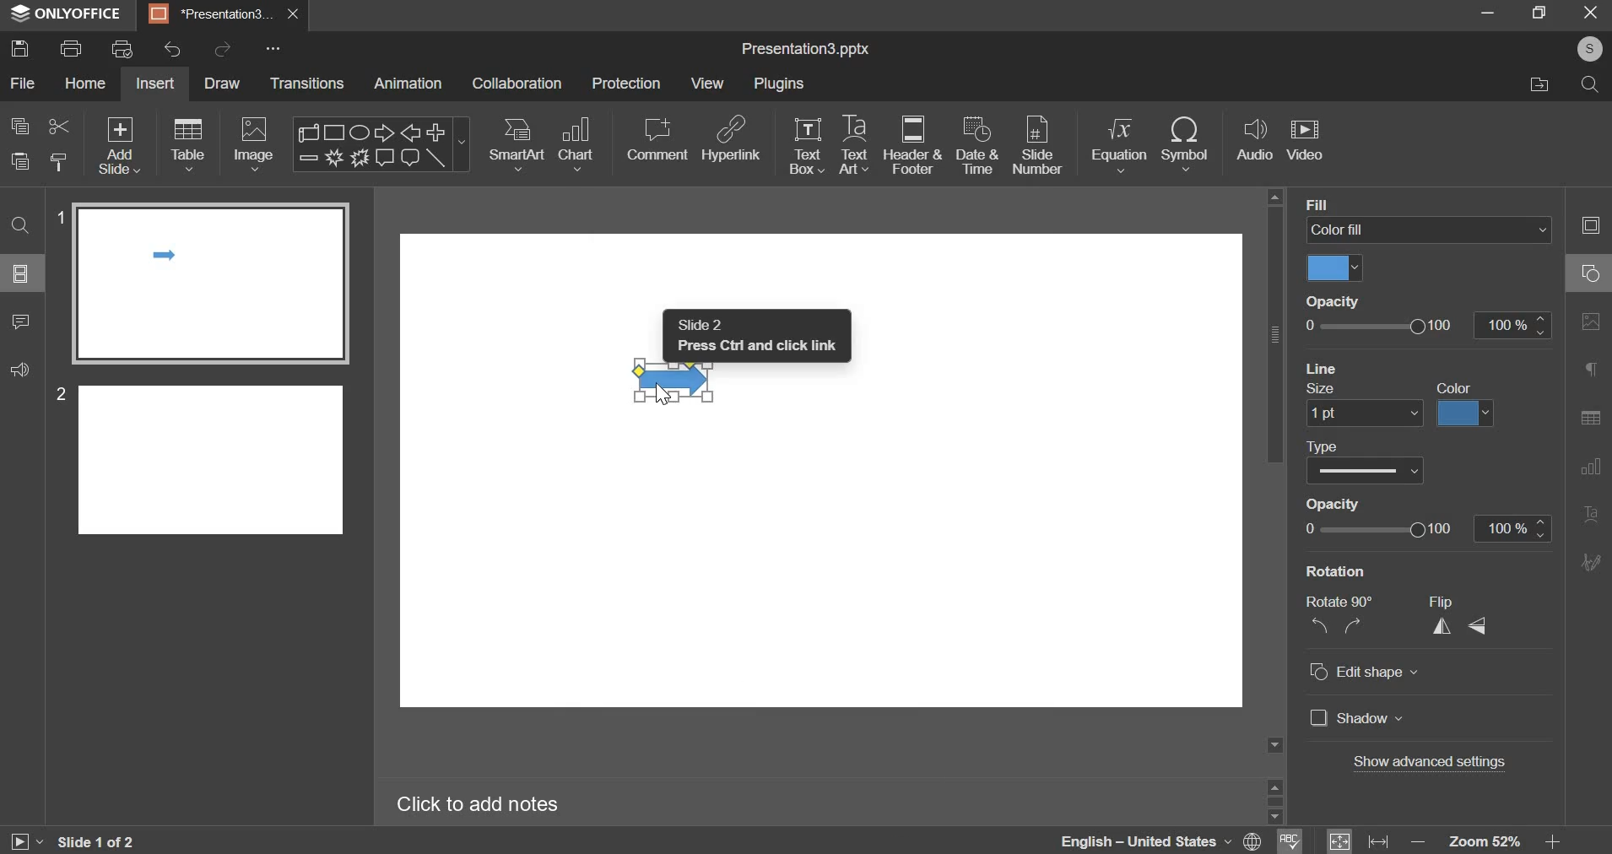 The width and height of the screenshot is (1612, 854). What do you see at coordinates (336, 132) in the screenshot?
I see `rectangle` at bounding box center [336, 132].